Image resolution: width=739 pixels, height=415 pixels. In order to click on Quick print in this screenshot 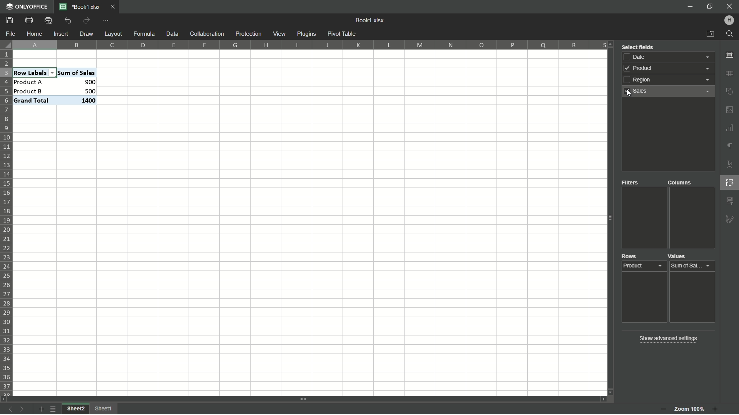, I will do `click(48, 21)`.